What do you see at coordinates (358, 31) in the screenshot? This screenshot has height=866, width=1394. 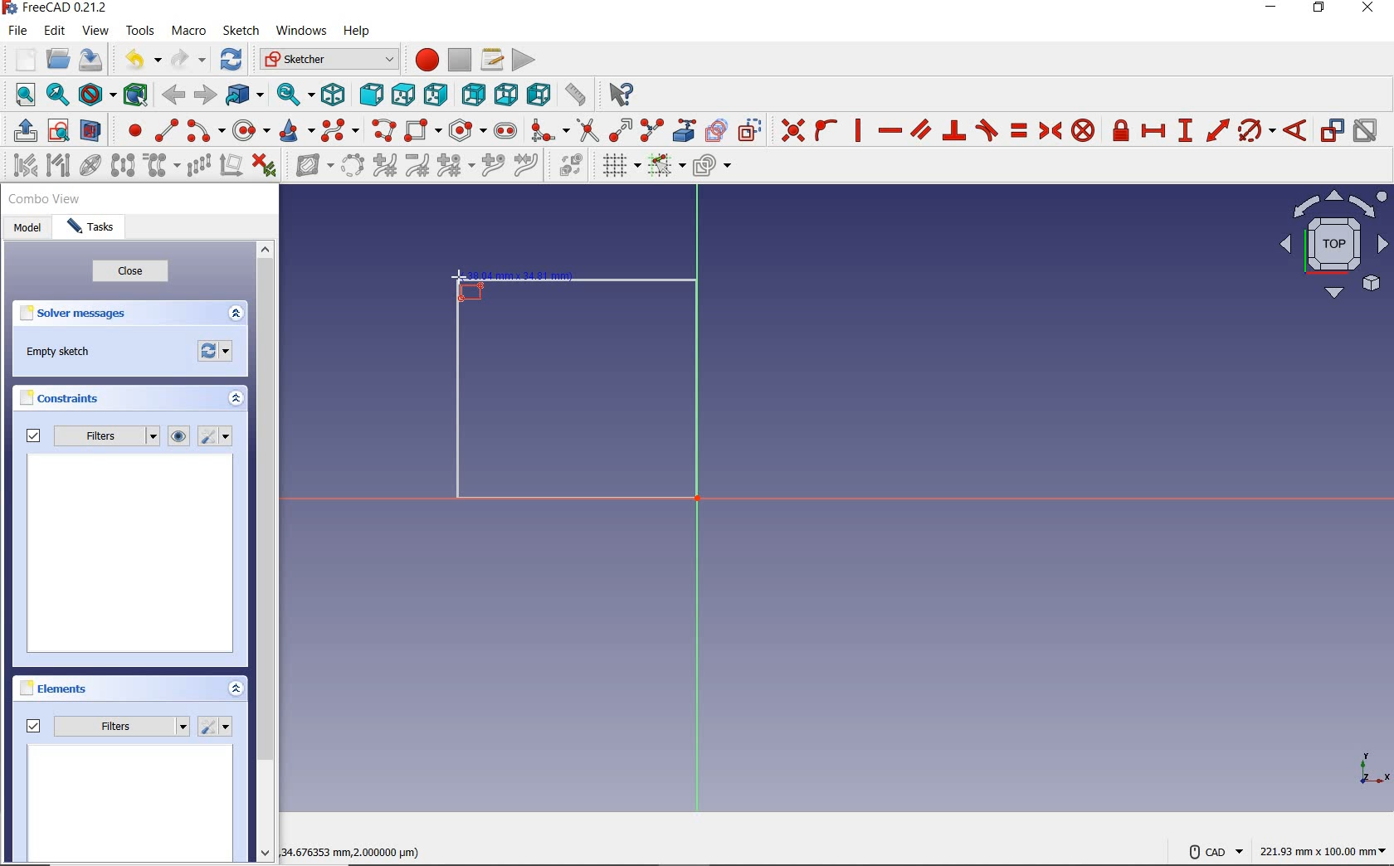 I see `help` at bounding box center [358, 31].